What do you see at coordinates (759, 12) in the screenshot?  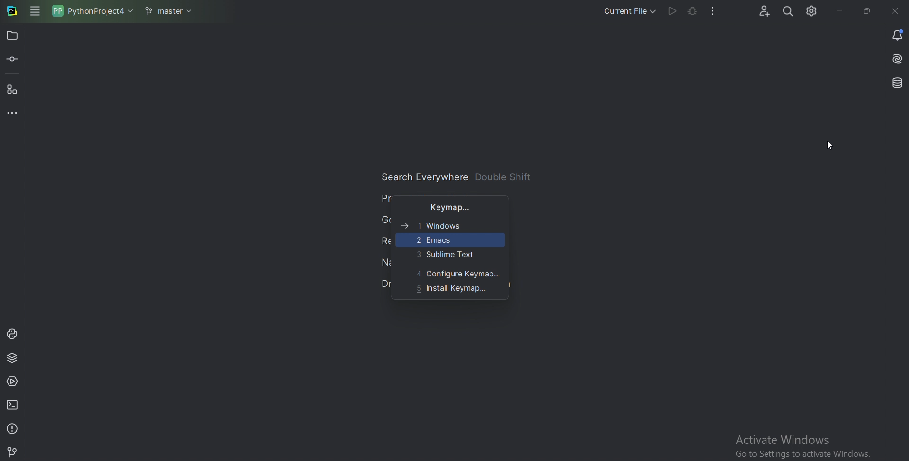 I see `Code with me` at bounding box center [759, 12].